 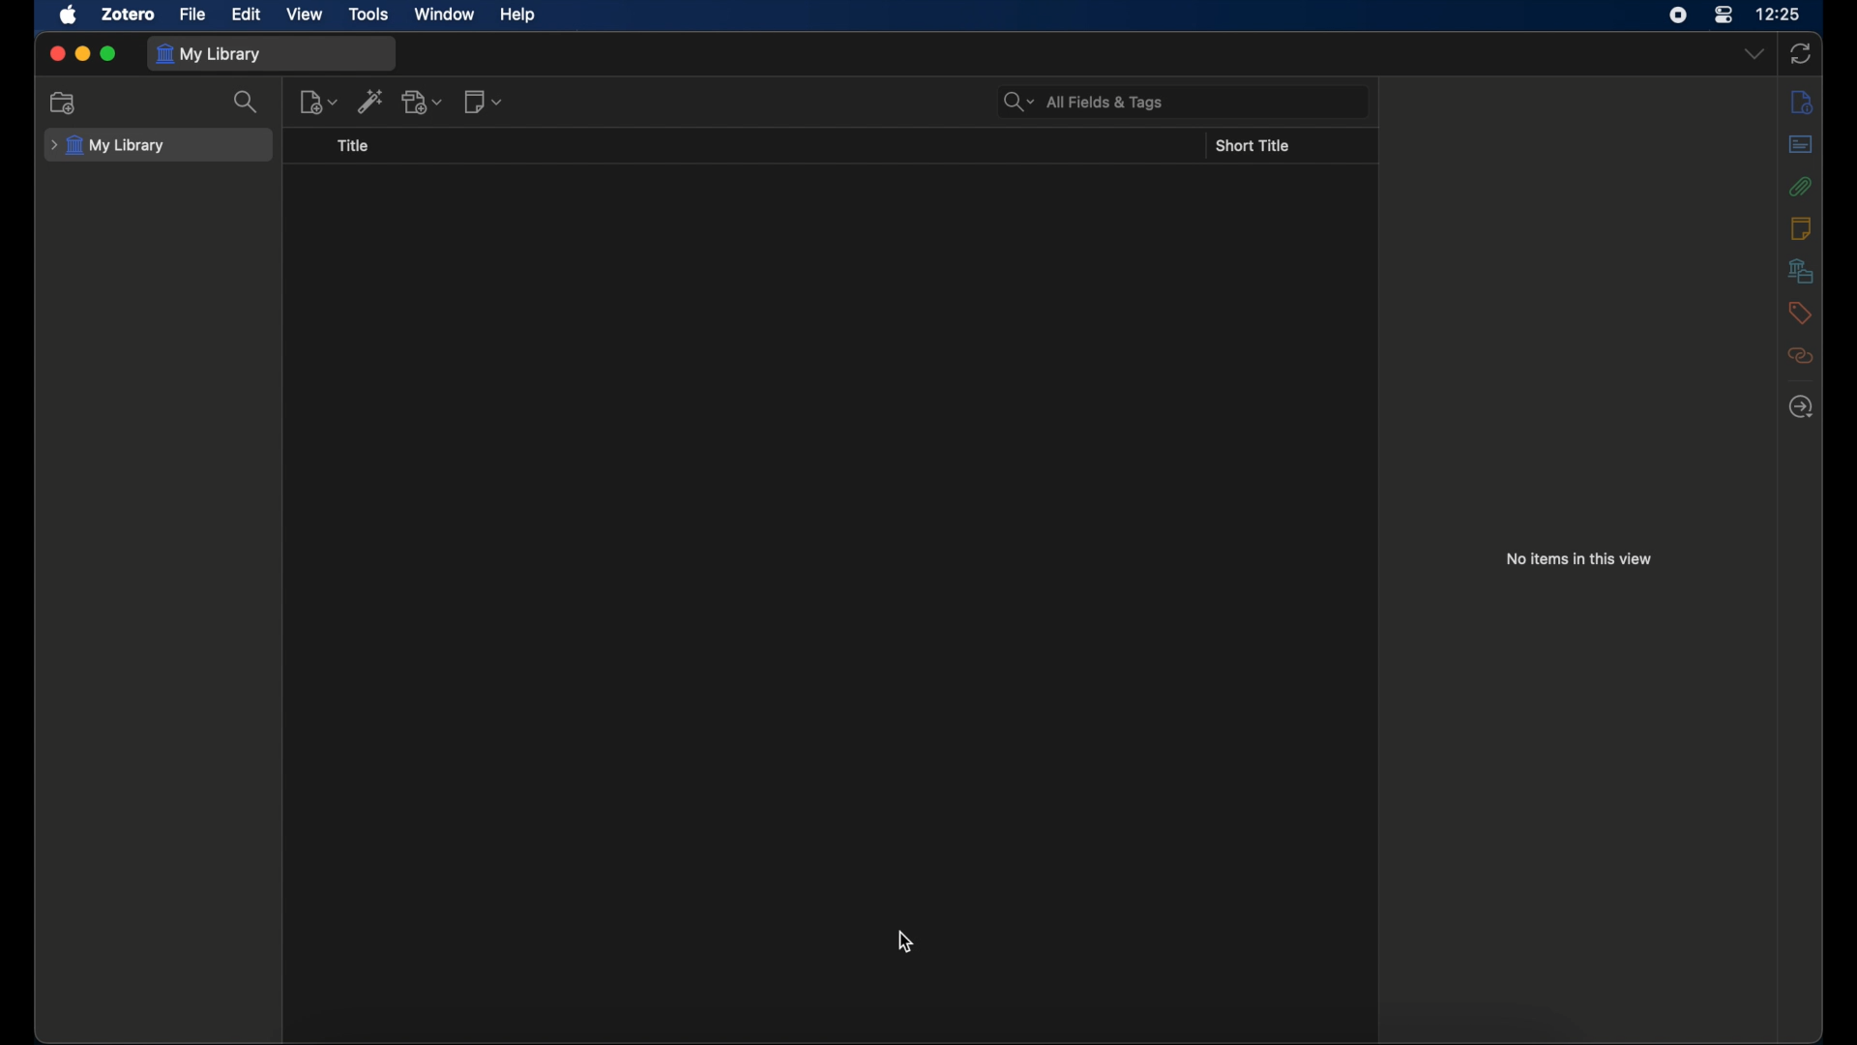 What do you see at coordinates (245, 103) in the screenshot?
I see `search` at bounding box center [245, 103].